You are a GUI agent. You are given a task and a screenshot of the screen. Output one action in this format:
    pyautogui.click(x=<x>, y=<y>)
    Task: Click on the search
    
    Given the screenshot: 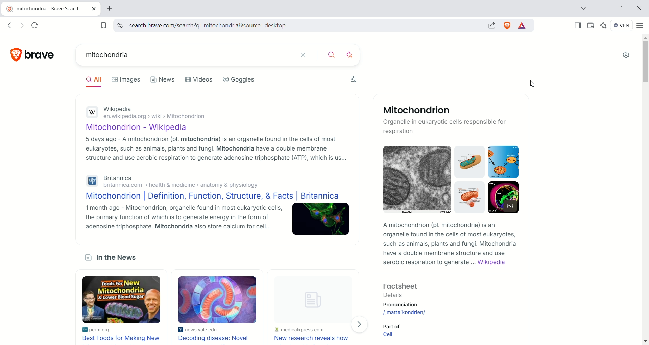 What is the action you would take?
    pyautogui.click(x=332, y=55)
    